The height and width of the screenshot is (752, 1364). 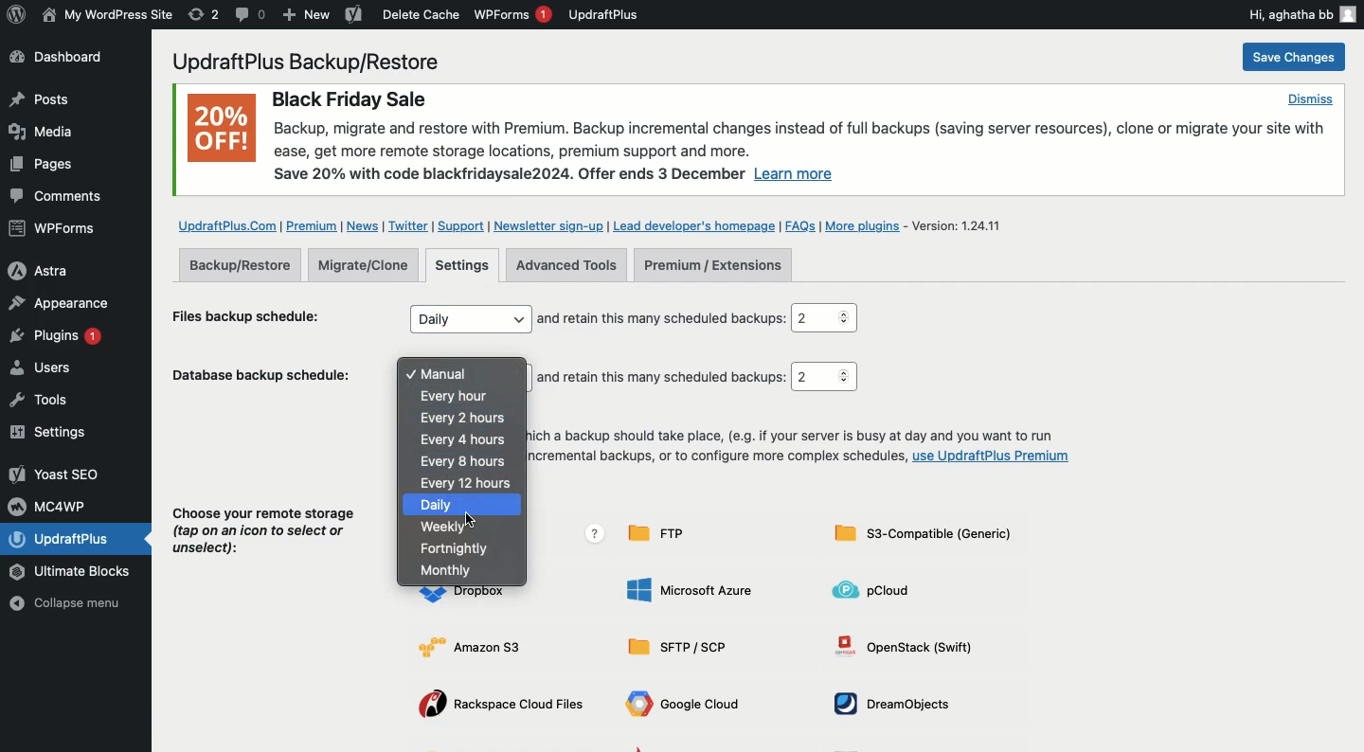 What do you see at coordinates (59, 302) in the screenshot?
I see `Appearance` at bounding box center [59, 302].